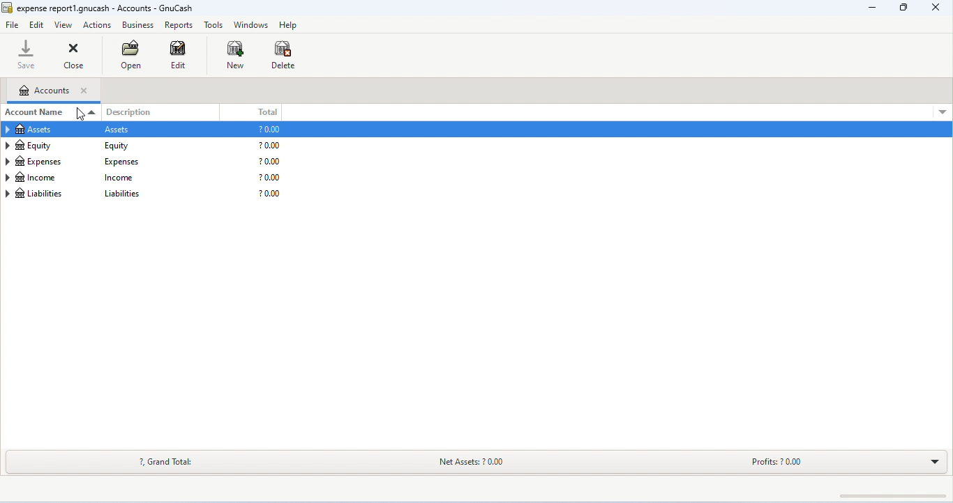 Image resolution: width=953 pixels, height=503 pixels. What do you see at coordinates (45, 90) in the screenshot?
I see `accounts` at bounding box center [45, 90].